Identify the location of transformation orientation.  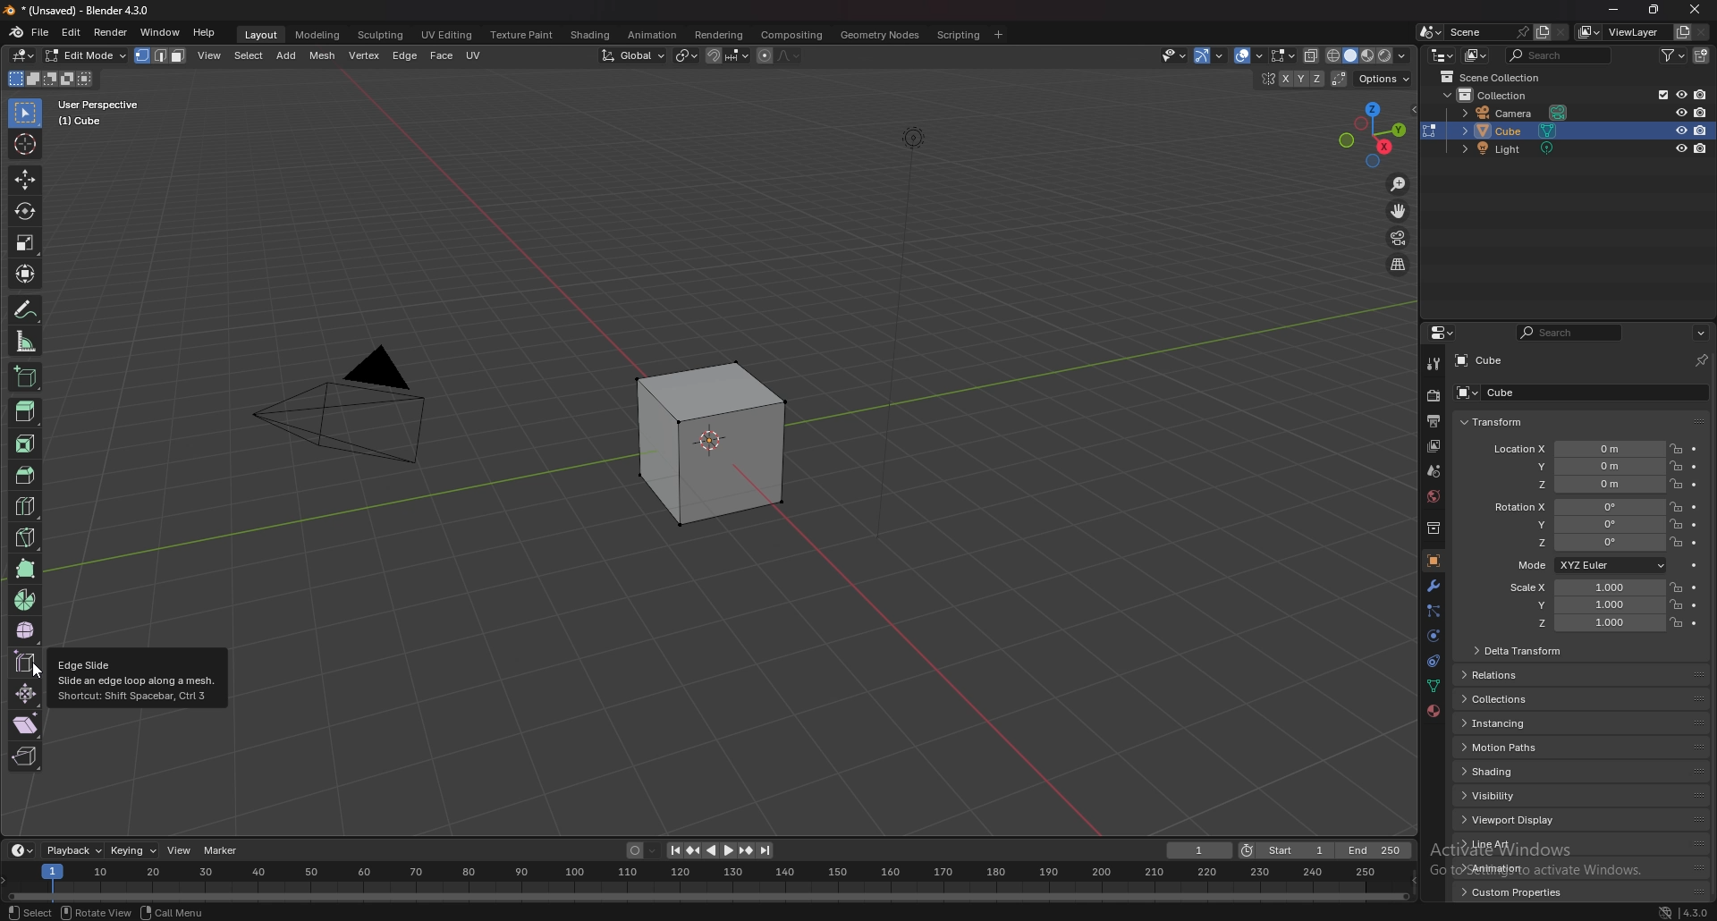
(633, 55).